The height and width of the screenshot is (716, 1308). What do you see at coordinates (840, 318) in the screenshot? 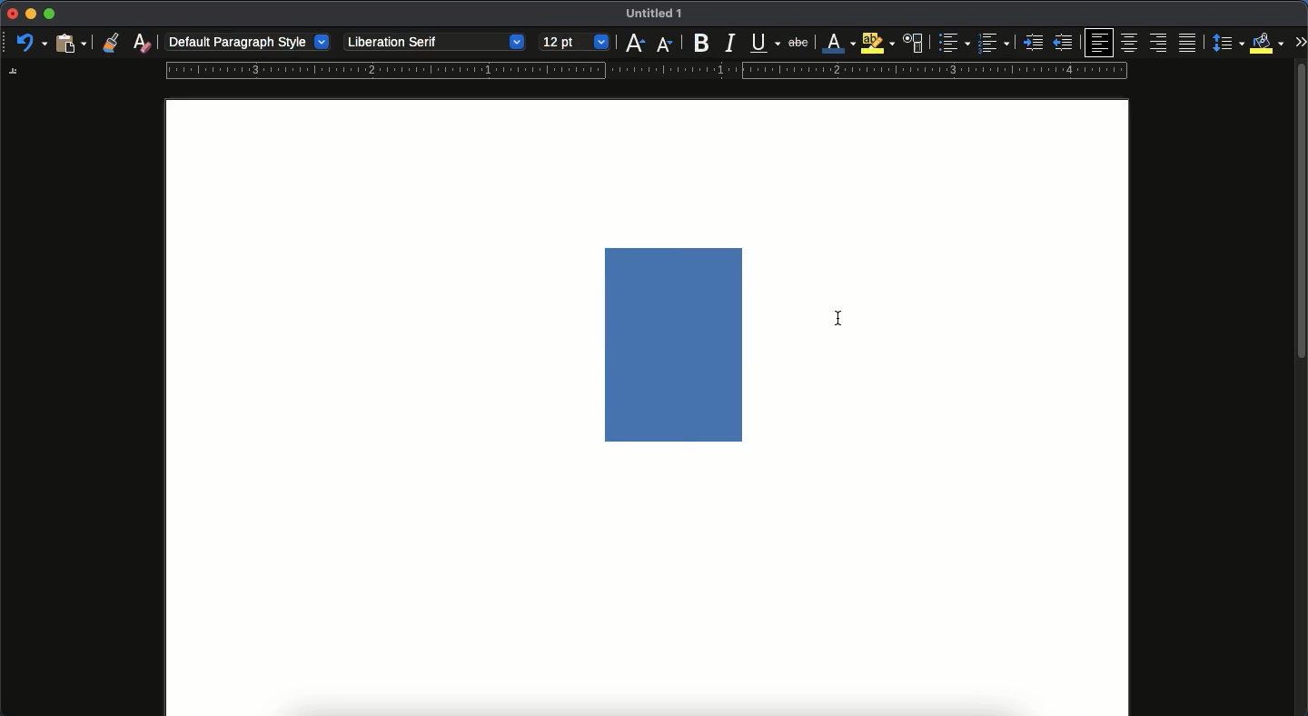
I see `click` at bounding box center [840, 318].